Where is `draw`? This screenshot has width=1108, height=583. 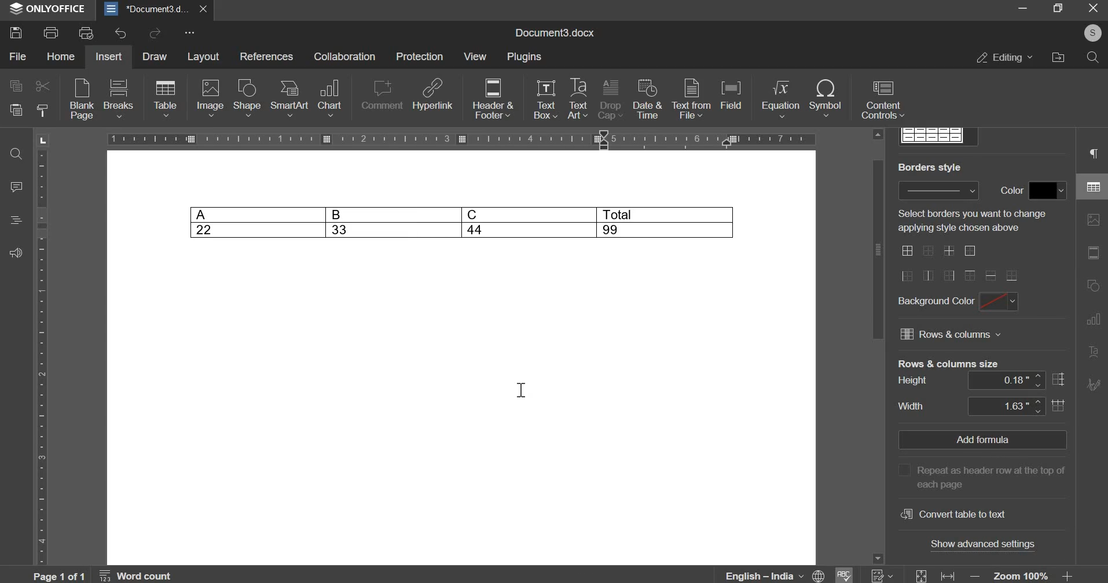
draw is located at coordinates (155, 56).